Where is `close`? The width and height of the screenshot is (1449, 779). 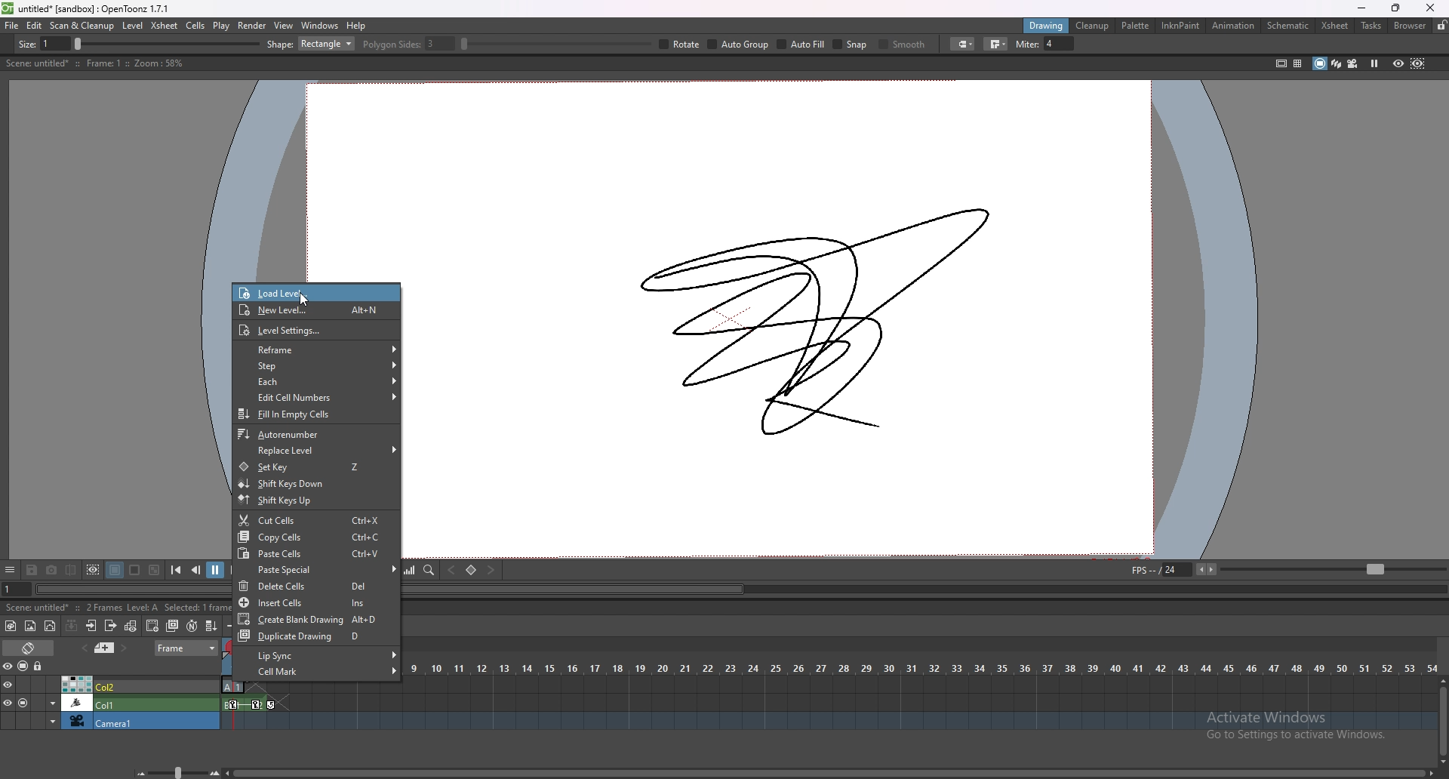 close is located at coordinates (1428, 8).